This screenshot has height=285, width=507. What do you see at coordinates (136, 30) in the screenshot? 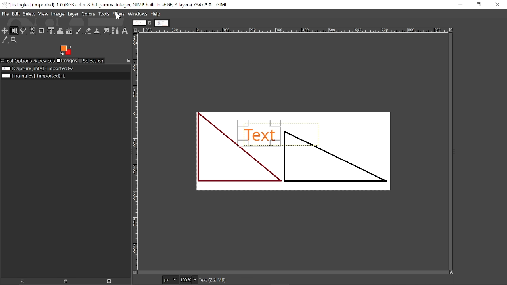
I see `Access this image menu` at bounding box center [136, 30].